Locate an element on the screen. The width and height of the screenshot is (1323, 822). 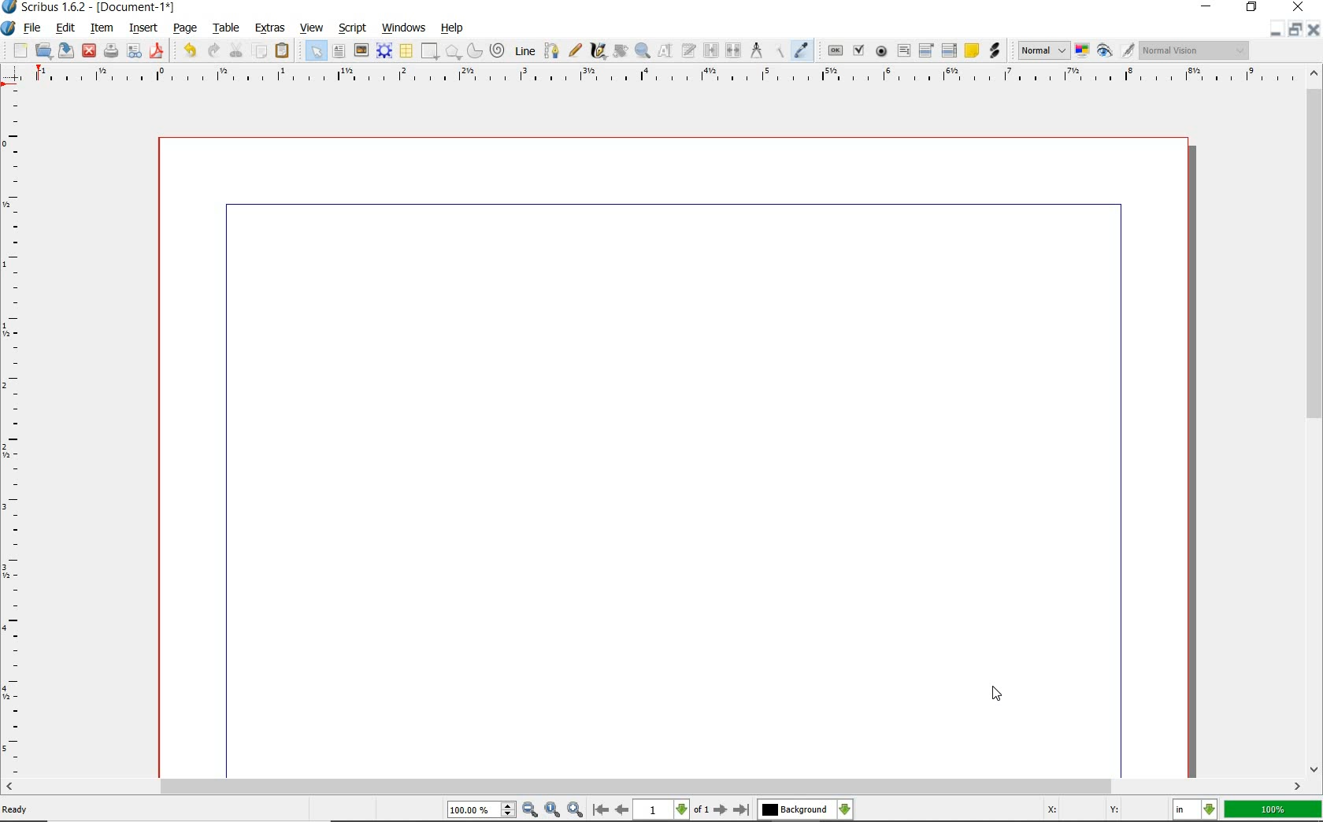
restore is located at coordinates (1253, 7).